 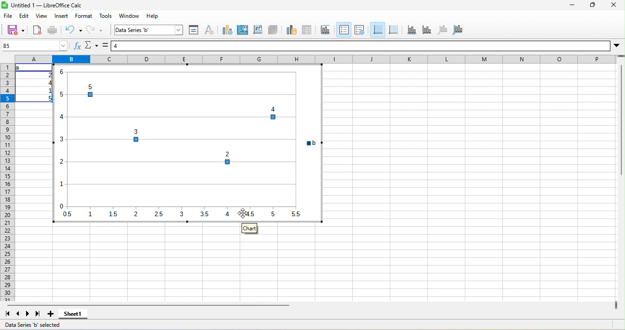 What do you see at coordinates (360, 31) in the screenshot?
I see `legend` at bounding box center [360, 31].